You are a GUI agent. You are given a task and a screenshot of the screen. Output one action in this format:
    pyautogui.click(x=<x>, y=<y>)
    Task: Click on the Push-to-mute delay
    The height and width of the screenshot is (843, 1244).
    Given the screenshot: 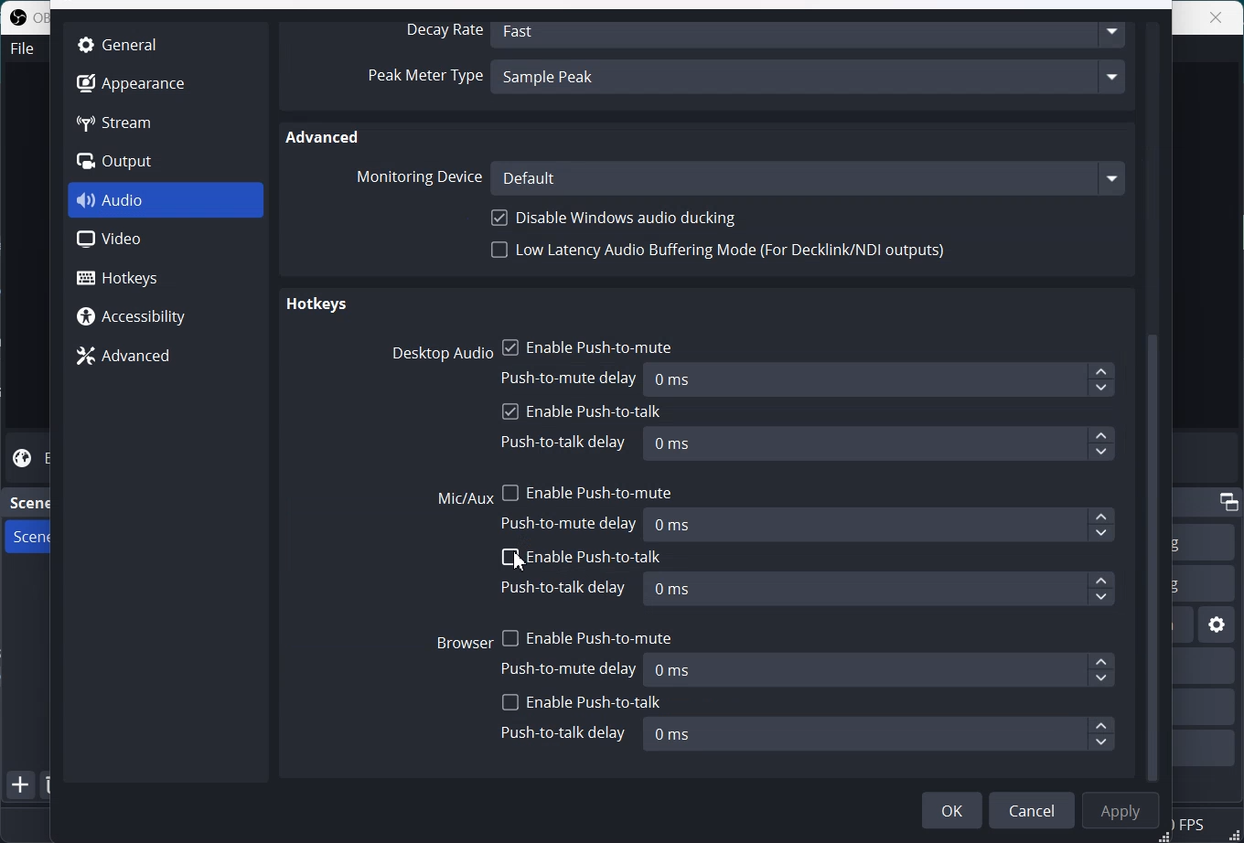 What is the action you would take?
    pyautogui.click(x=571, y=376)
    